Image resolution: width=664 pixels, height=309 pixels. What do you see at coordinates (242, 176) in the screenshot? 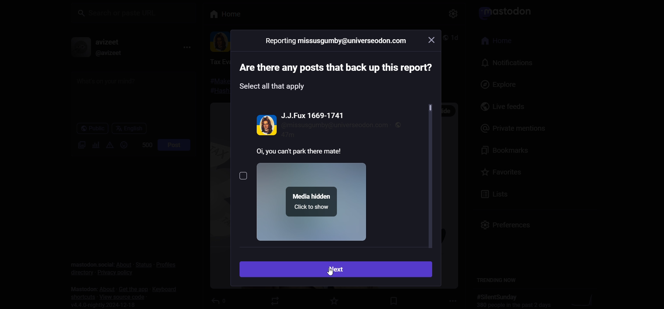
I see `select post` at bounding box center [242, 176].